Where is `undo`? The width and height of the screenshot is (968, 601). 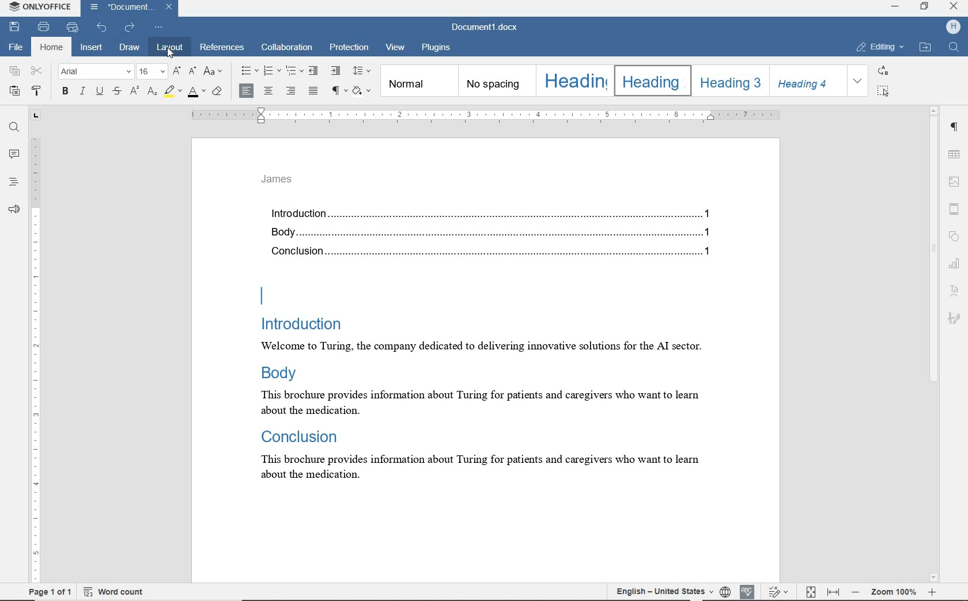 undo is located at coordinates (101, 28).